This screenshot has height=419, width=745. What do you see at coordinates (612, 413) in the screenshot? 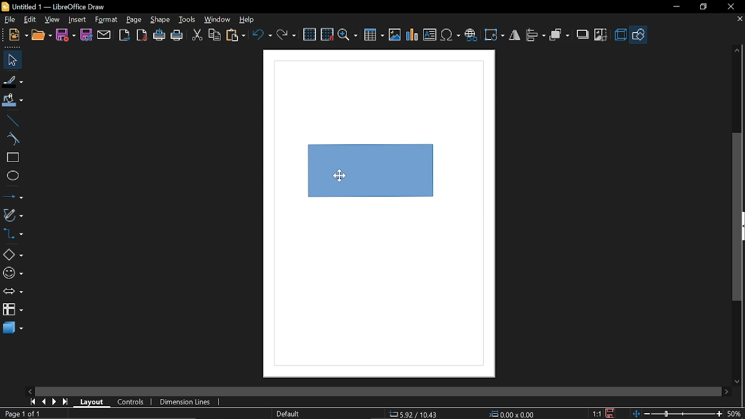
I see `save` at bounding box center [612, 413].